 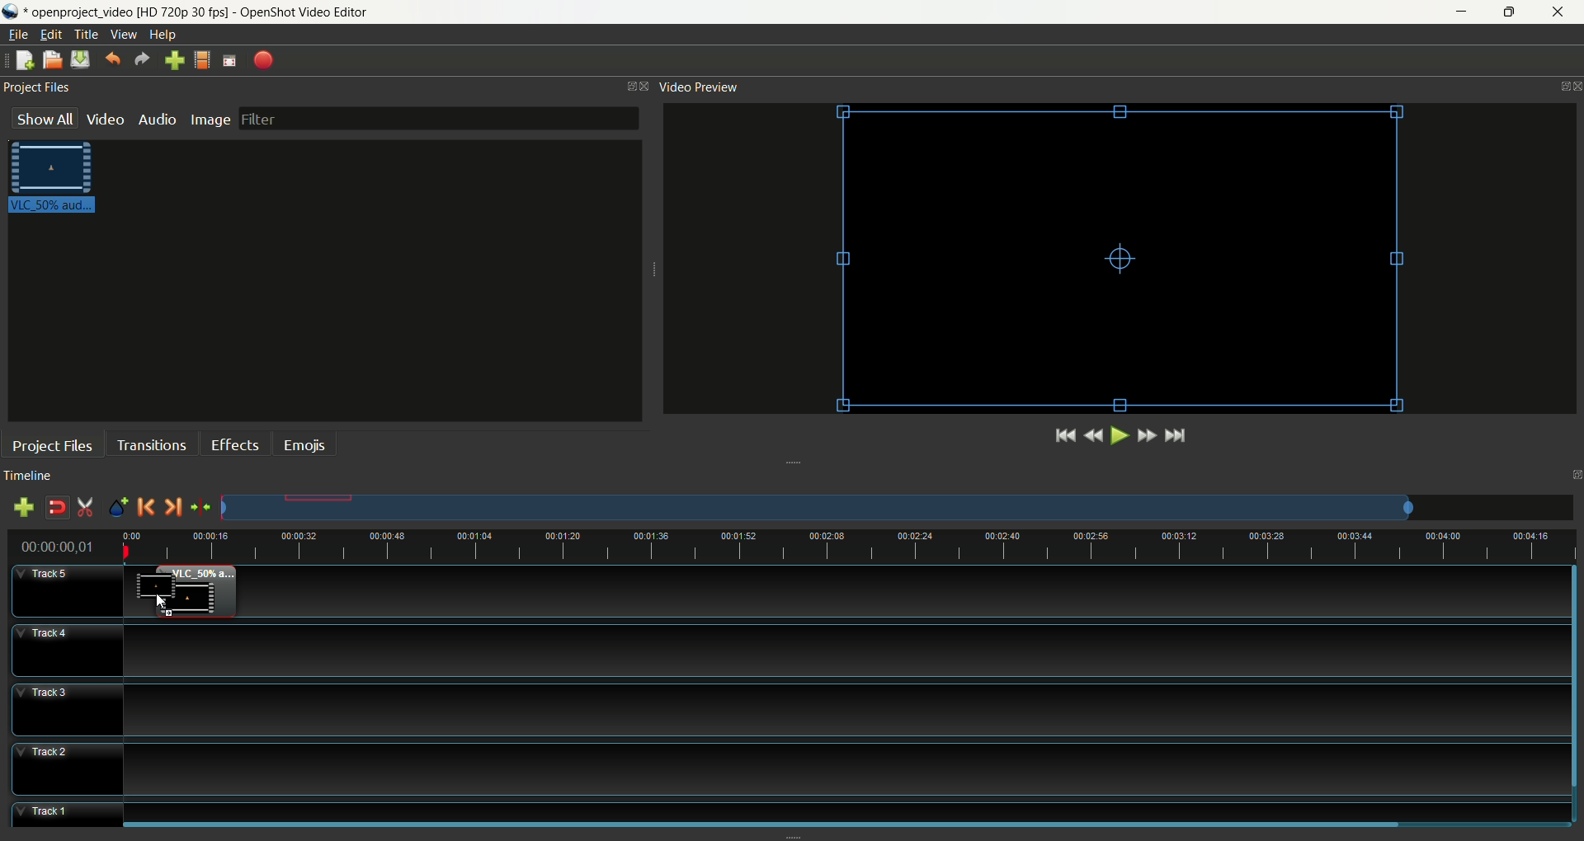 I want to click on file, so click(x=19, y=35).